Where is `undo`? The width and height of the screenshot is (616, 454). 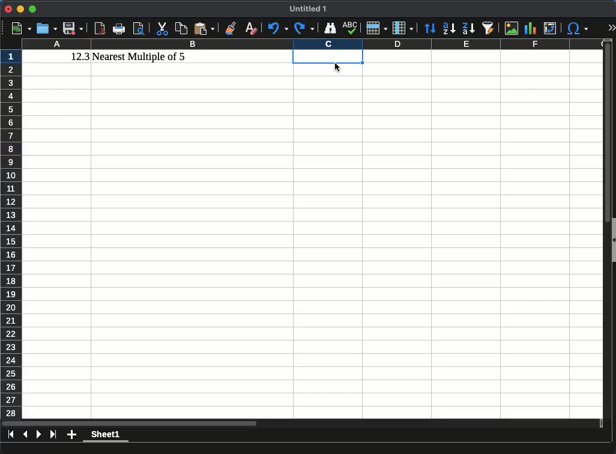
undo is located at coordinates (277, 29).